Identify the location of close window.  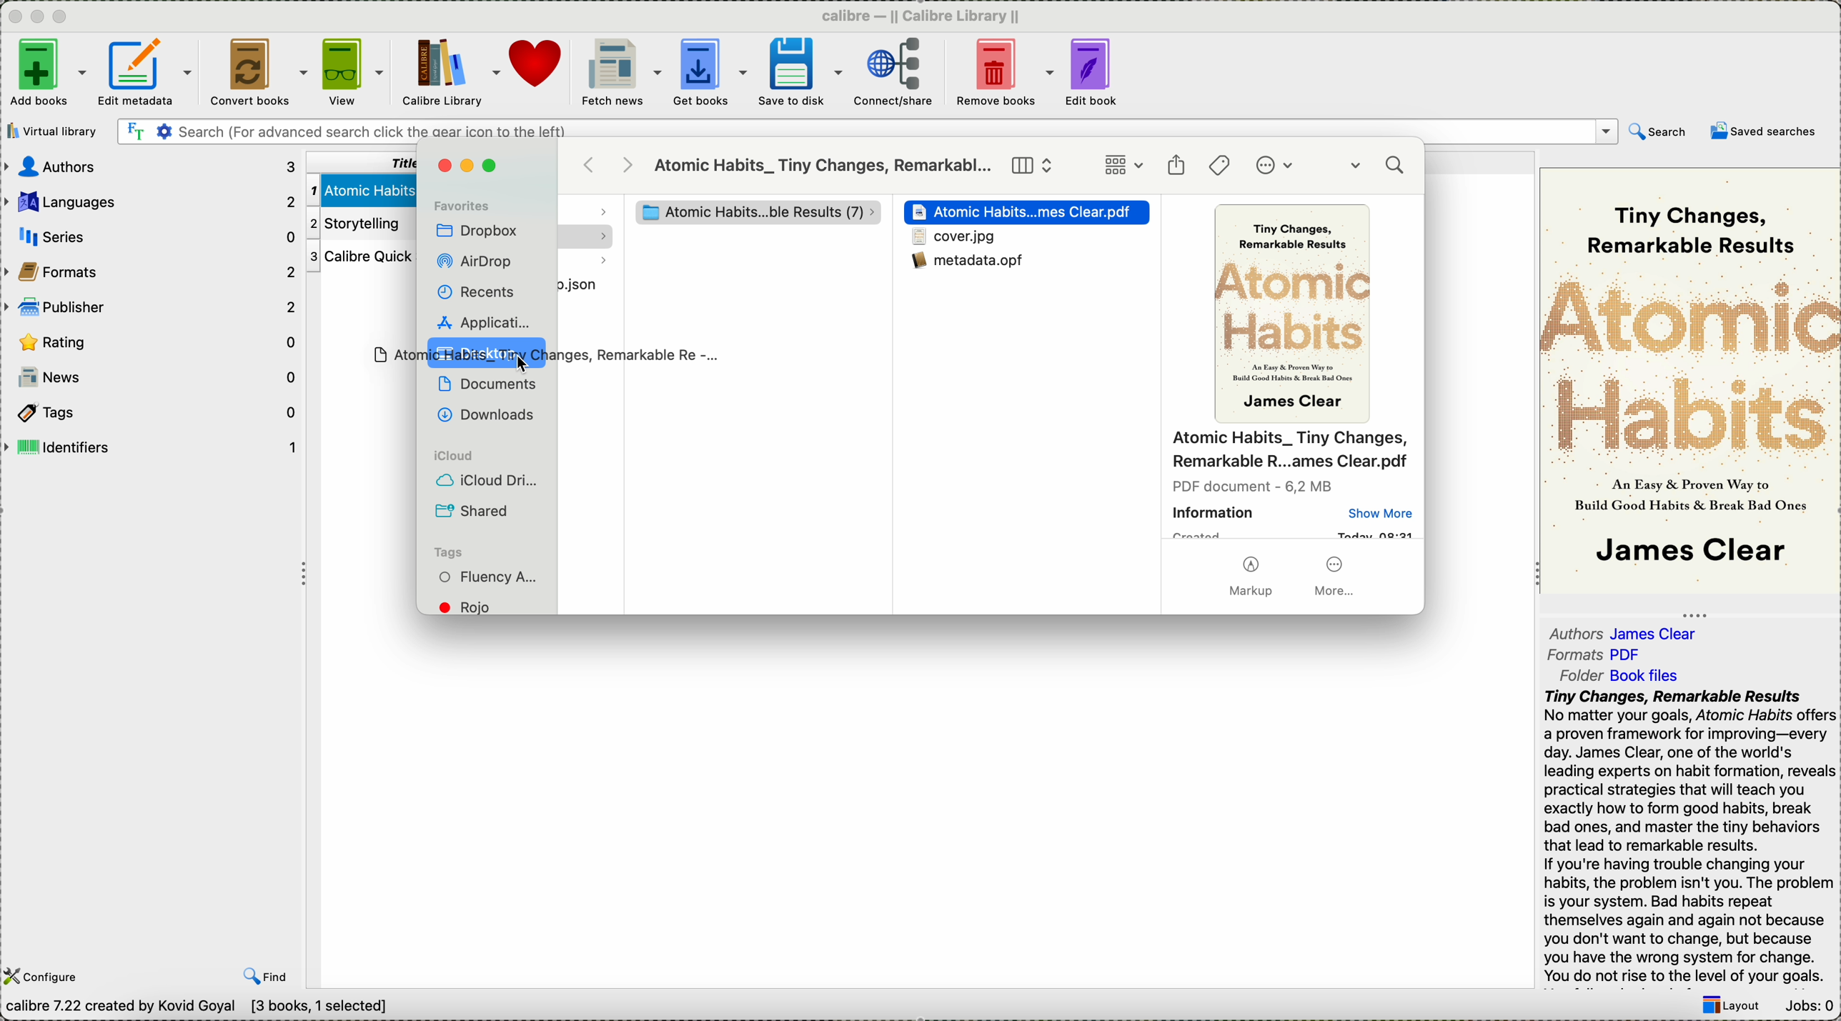
(443, 166).